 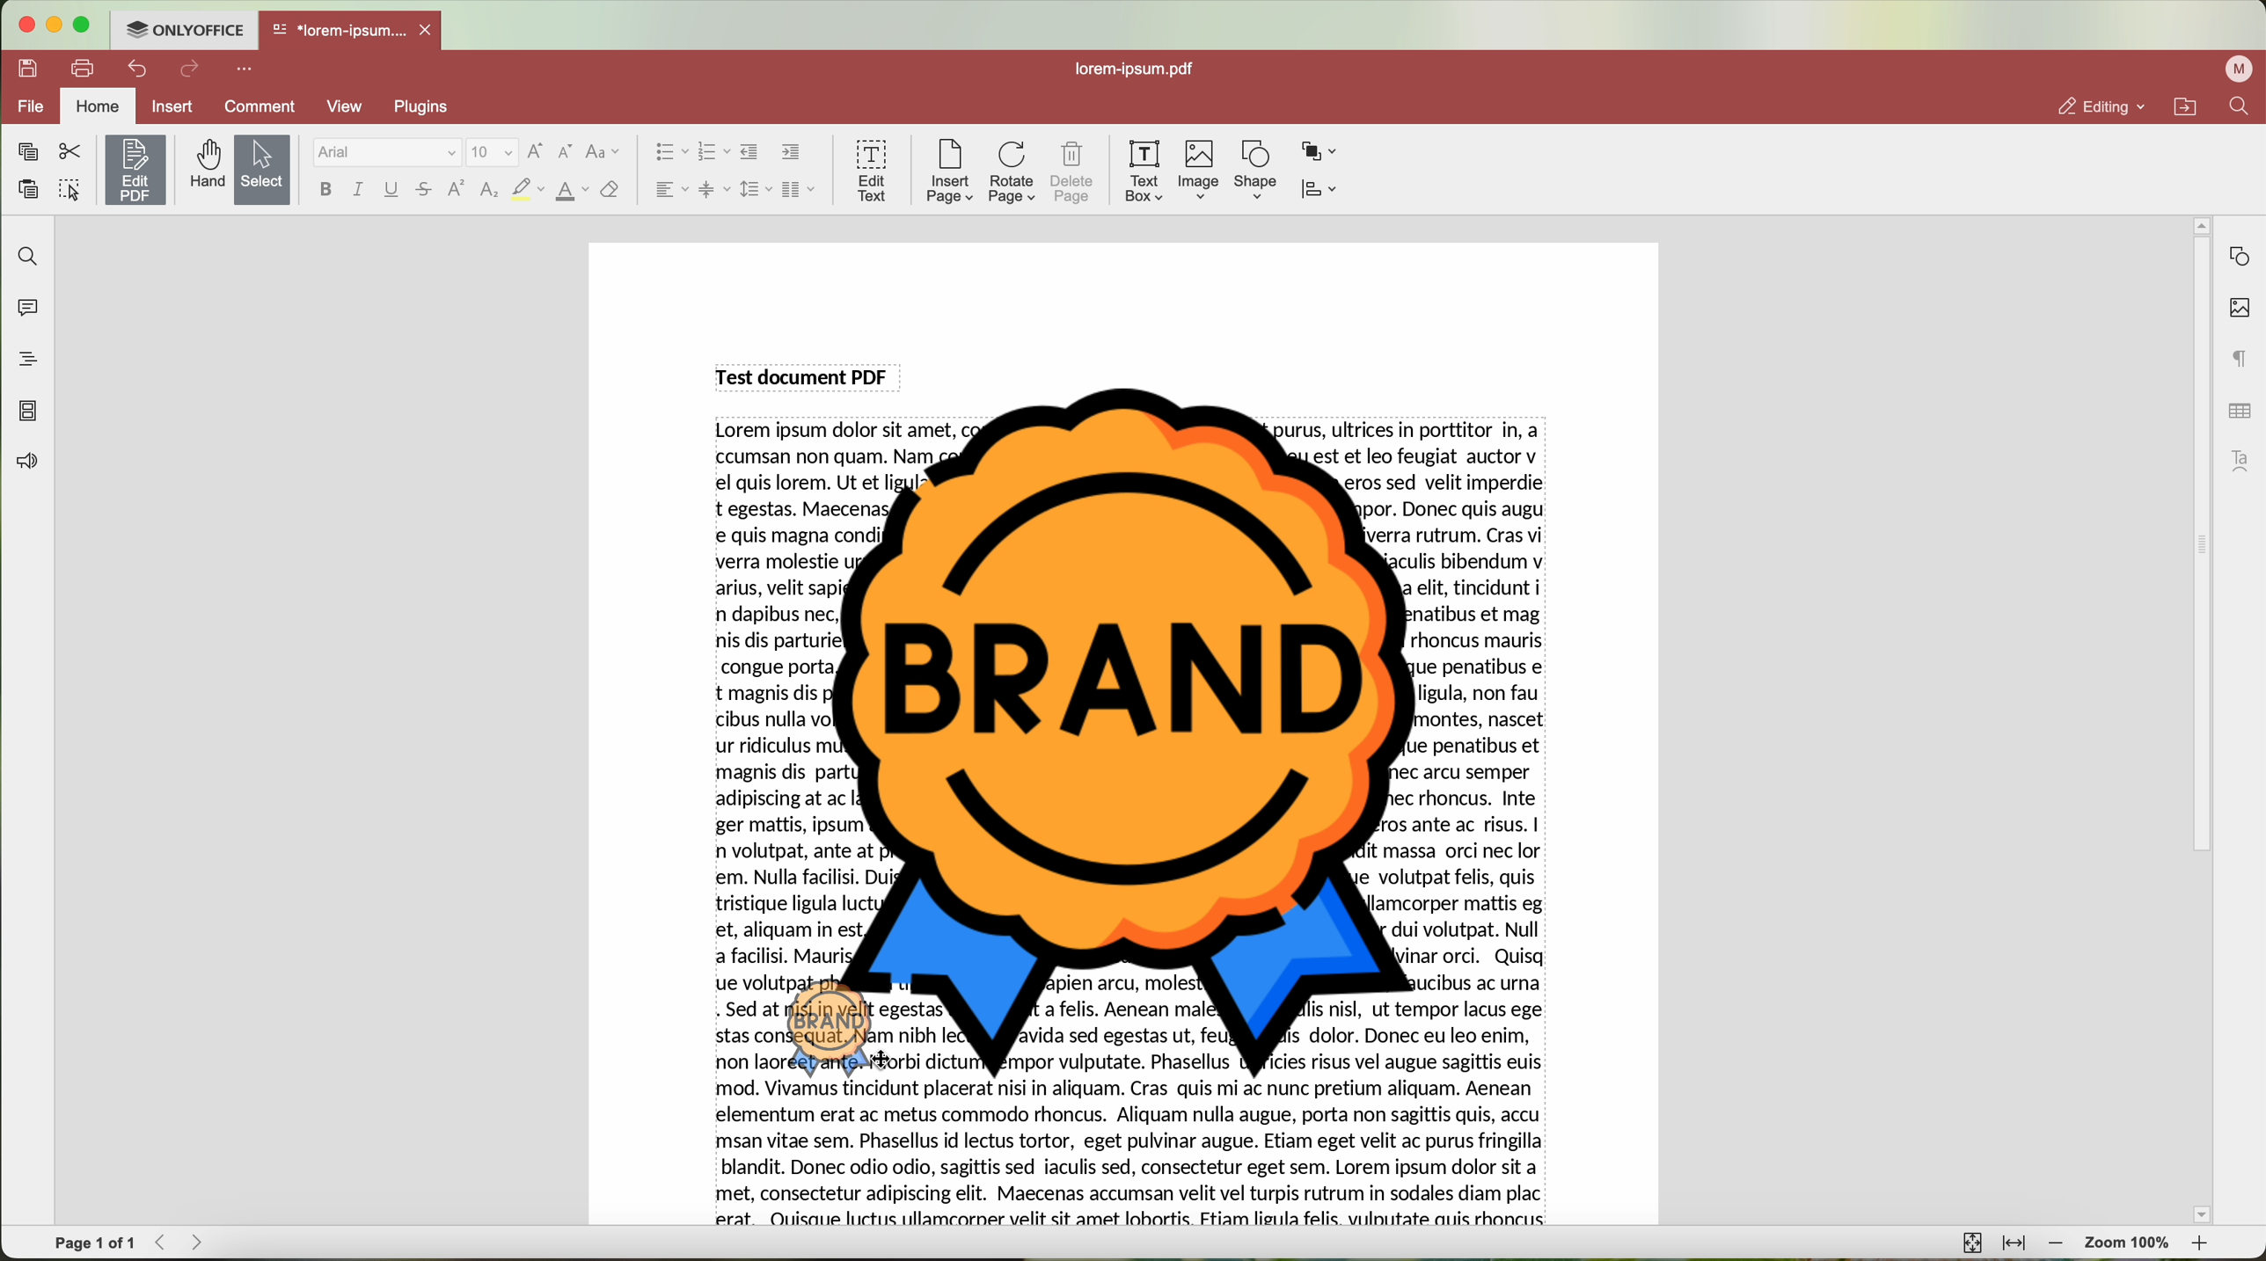 What do you see at coordinates (358, 189) in the screenshot?
I see `italic` at bounding box center [358, 189].